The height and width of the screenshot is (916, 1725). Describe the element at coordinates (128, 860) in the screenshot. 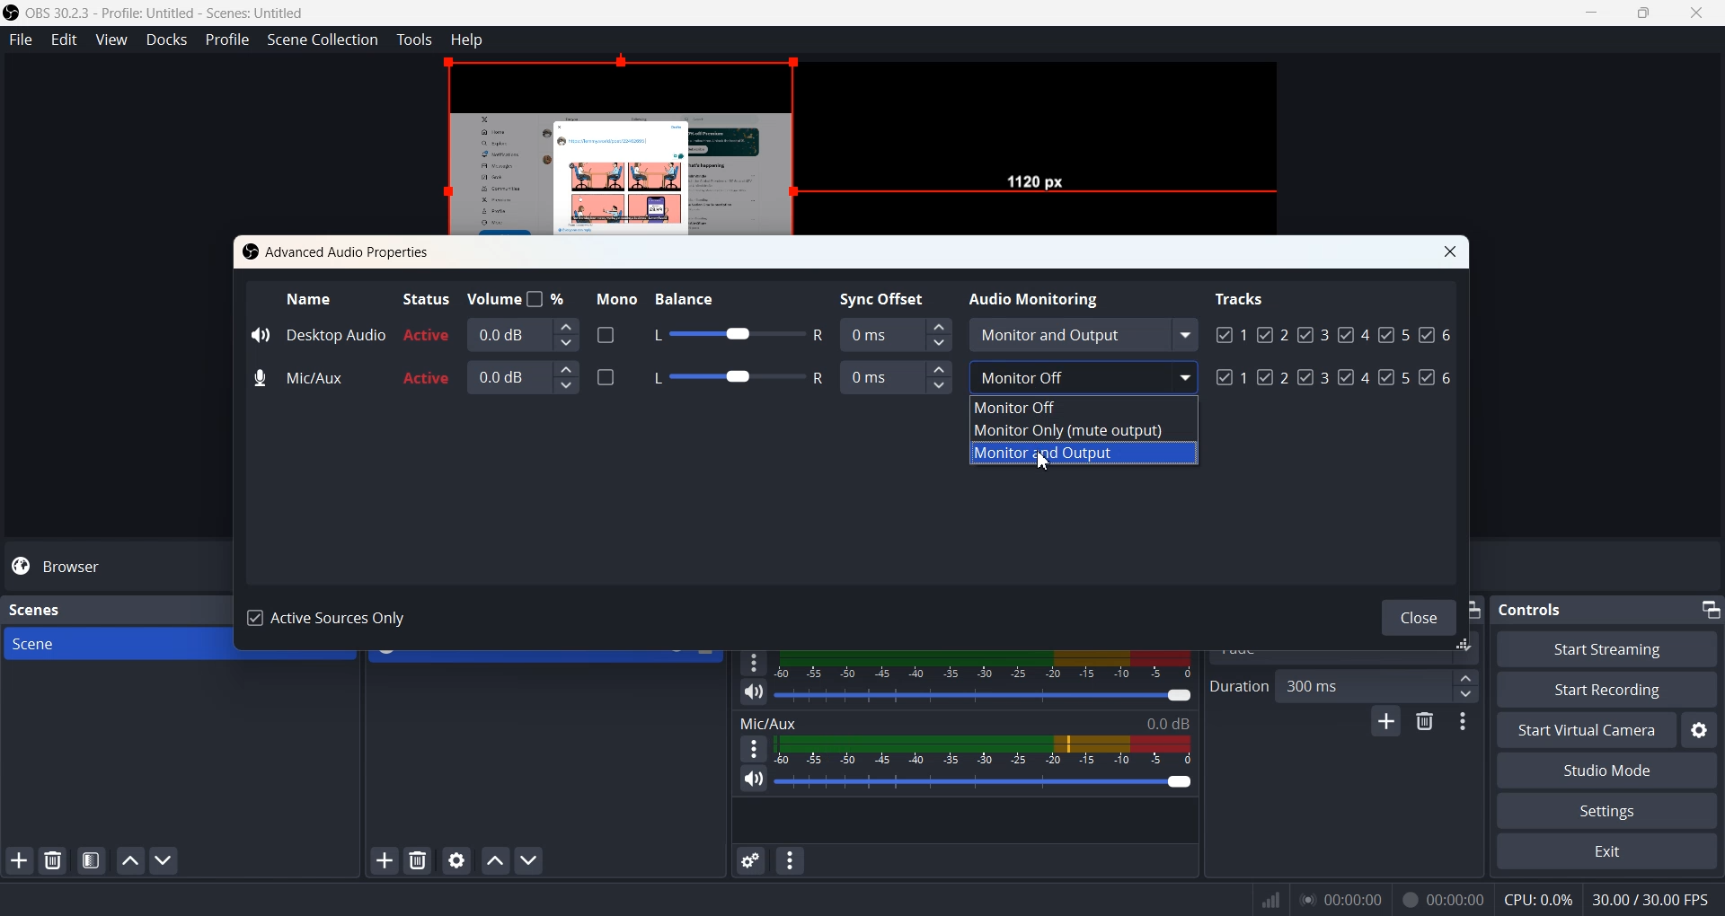

I see `Move scene up` at that location.